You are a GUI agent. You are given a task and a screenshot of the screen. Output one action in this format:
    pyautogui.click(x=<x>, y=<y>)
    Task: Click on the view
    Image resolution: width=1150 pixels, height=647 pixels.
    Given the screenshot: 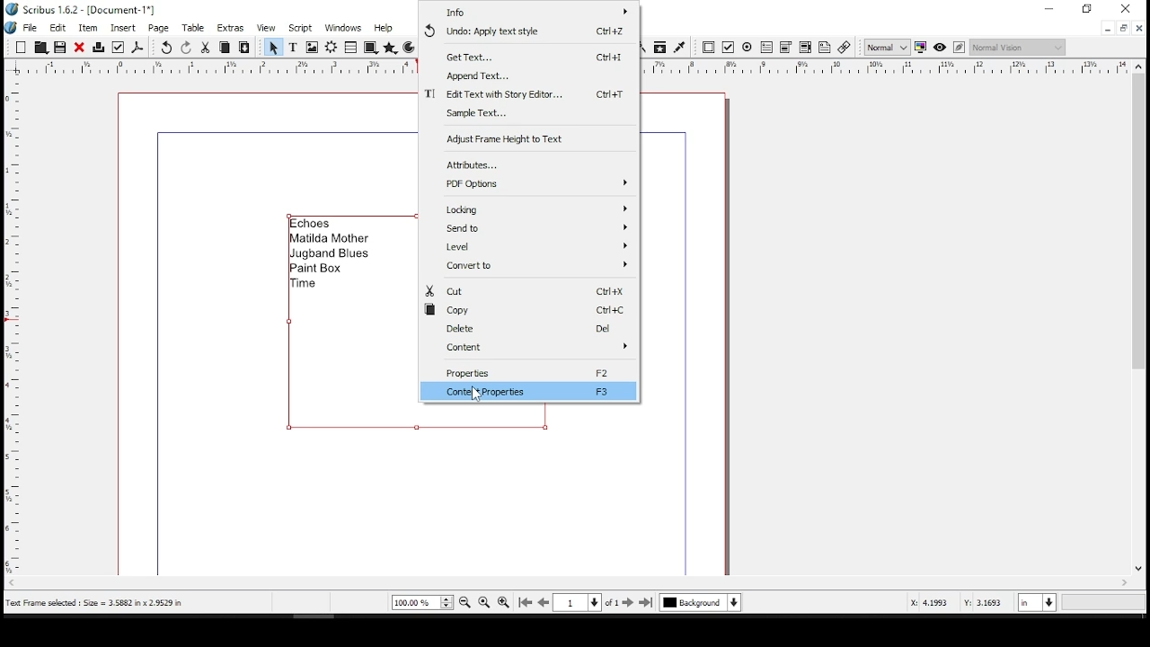 What is the action you would take?
    pyautogui.click(x=266, y=29)
    